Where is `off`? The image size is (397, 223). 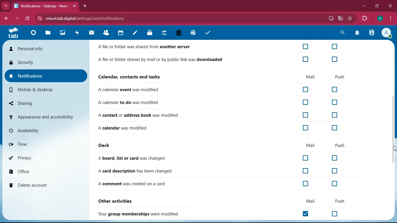
off is located at coordinates (333, 158).